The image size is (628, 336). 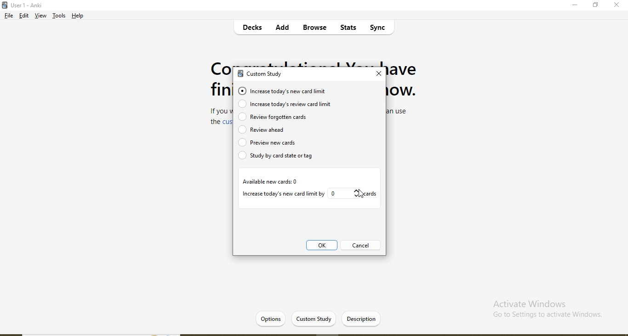 I want to click on file, so click(x=8, y=17).